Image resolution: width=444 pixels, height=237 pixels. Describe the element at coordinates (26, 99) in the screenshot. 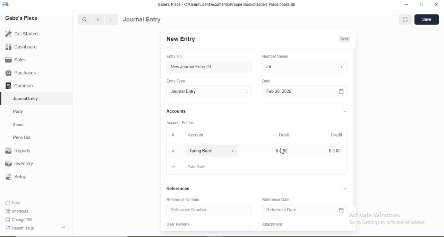

I see `Journal Entry` at that location.